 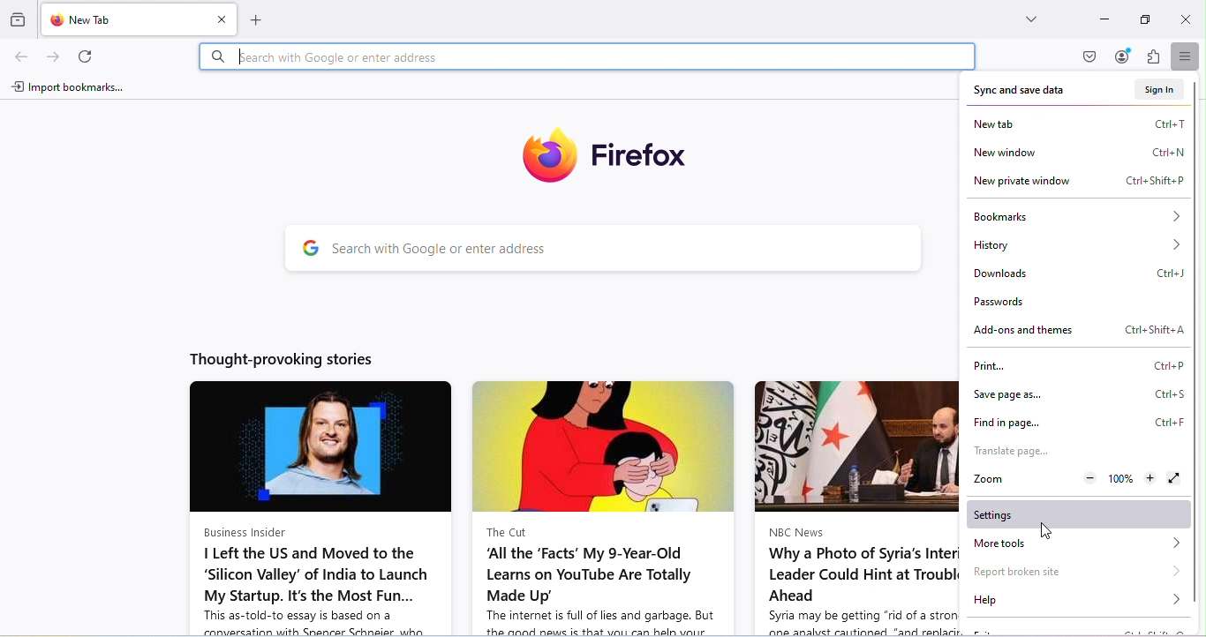 I want to click on New tab, so click(x=1076, y=124).